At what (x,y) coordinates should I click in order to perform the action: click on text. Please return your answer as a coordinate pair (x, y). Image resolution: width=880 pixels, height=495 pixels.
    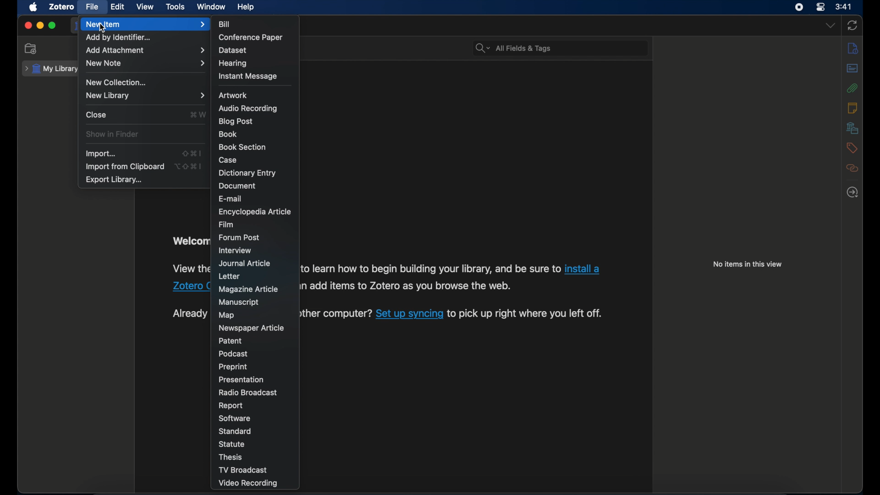
    Looking at the image, I should click on (408, 287).